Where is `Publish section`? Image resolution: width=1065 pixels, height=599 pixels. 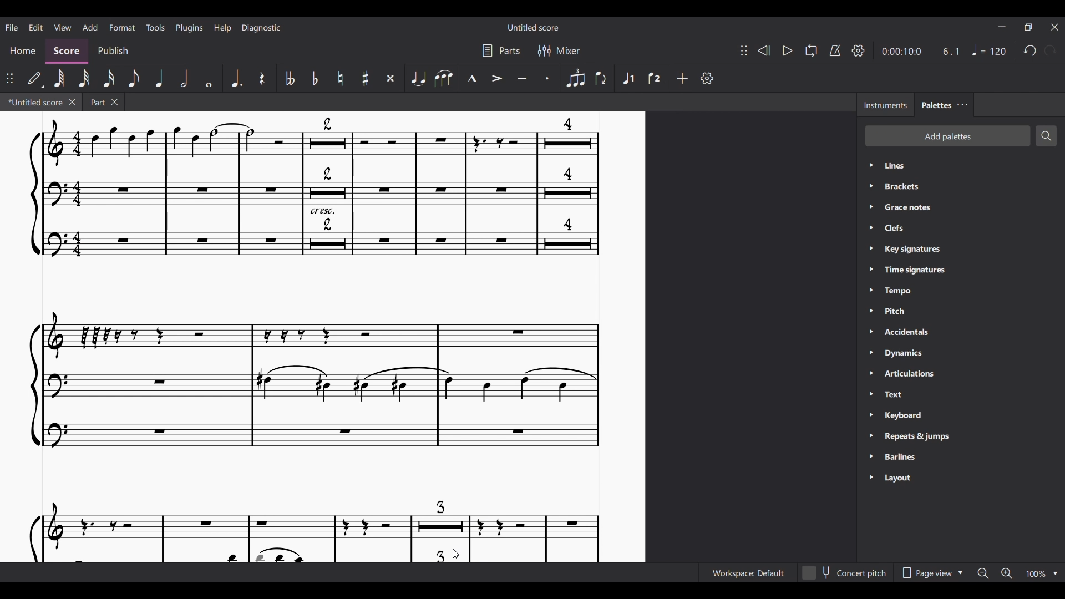 Publish section is located at coordinates (113, 51).